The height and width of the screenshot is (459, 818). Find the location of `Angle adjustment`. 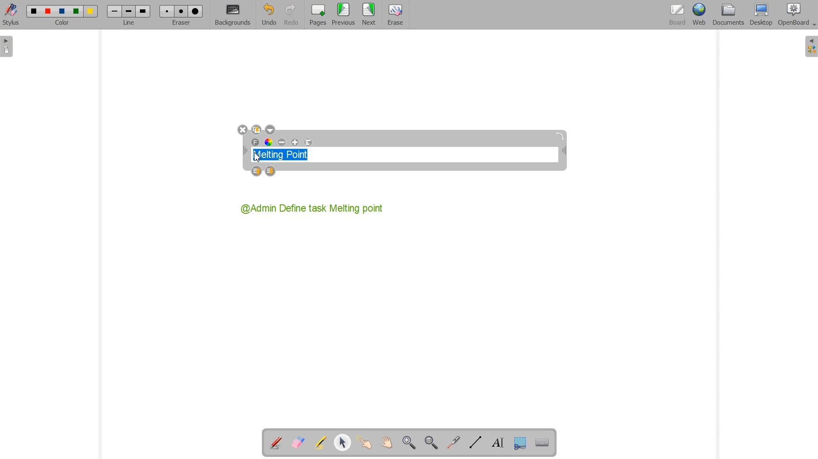

Angle adjustment is located at coordinates (561, 136).